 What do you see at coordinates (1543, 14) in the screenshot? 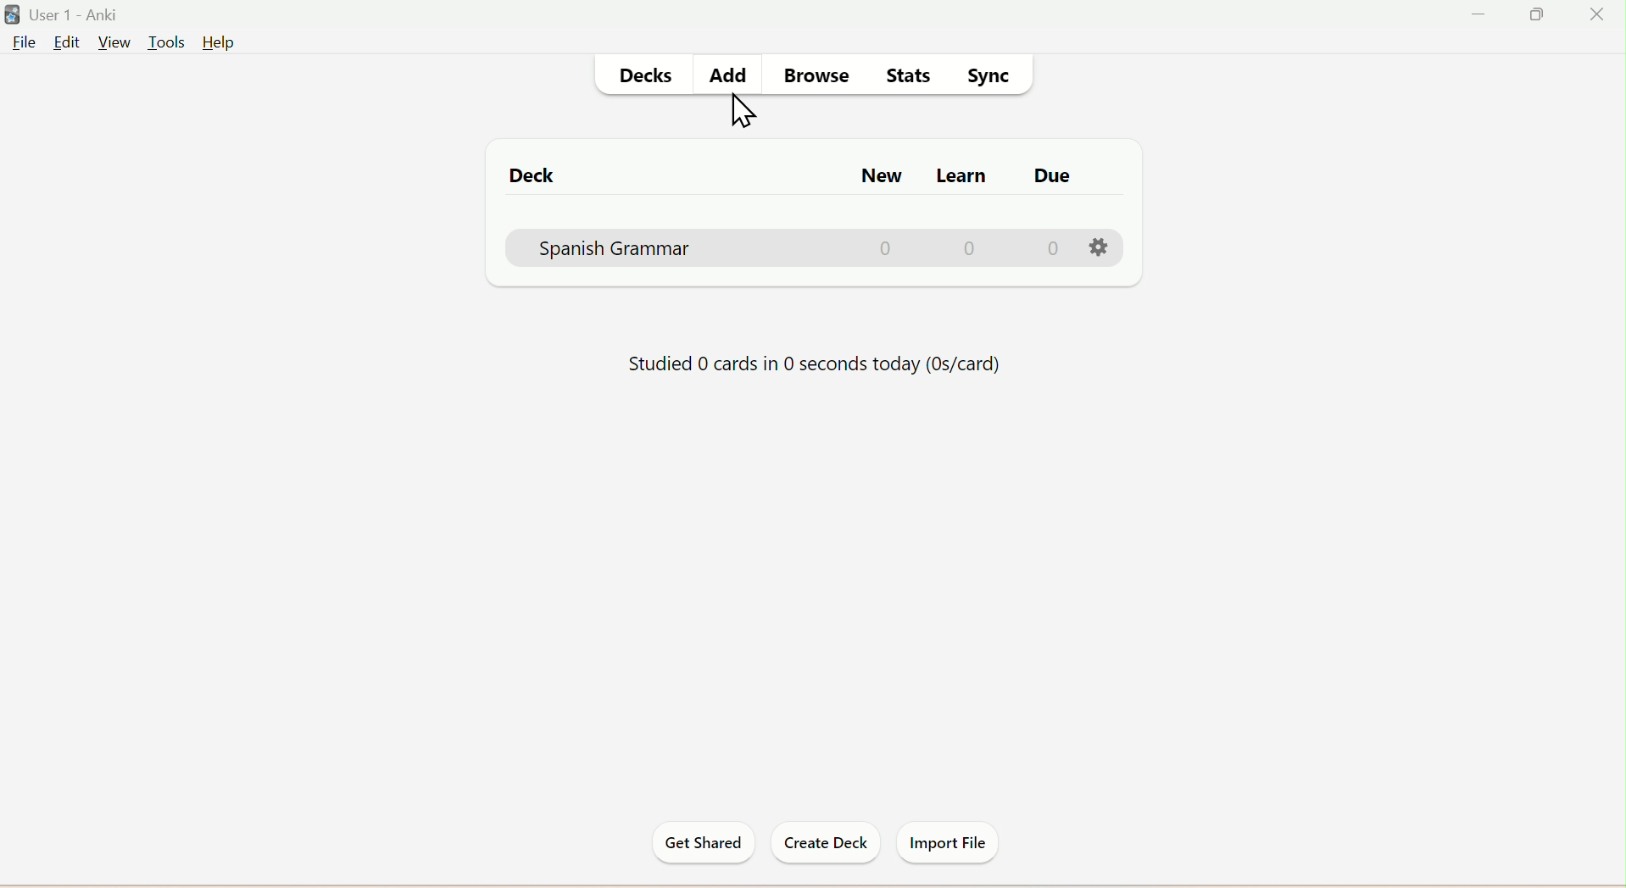
I see `Maximize` at bounding box center [1543, 14].